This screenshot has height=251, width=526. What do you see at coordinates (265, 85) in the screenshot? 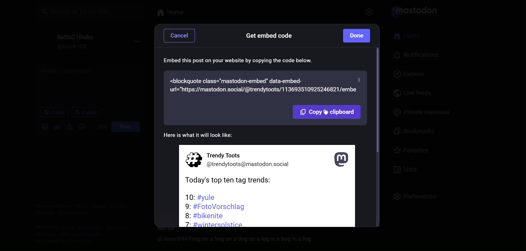
I see `embed code` at bounding box center [265, 85].